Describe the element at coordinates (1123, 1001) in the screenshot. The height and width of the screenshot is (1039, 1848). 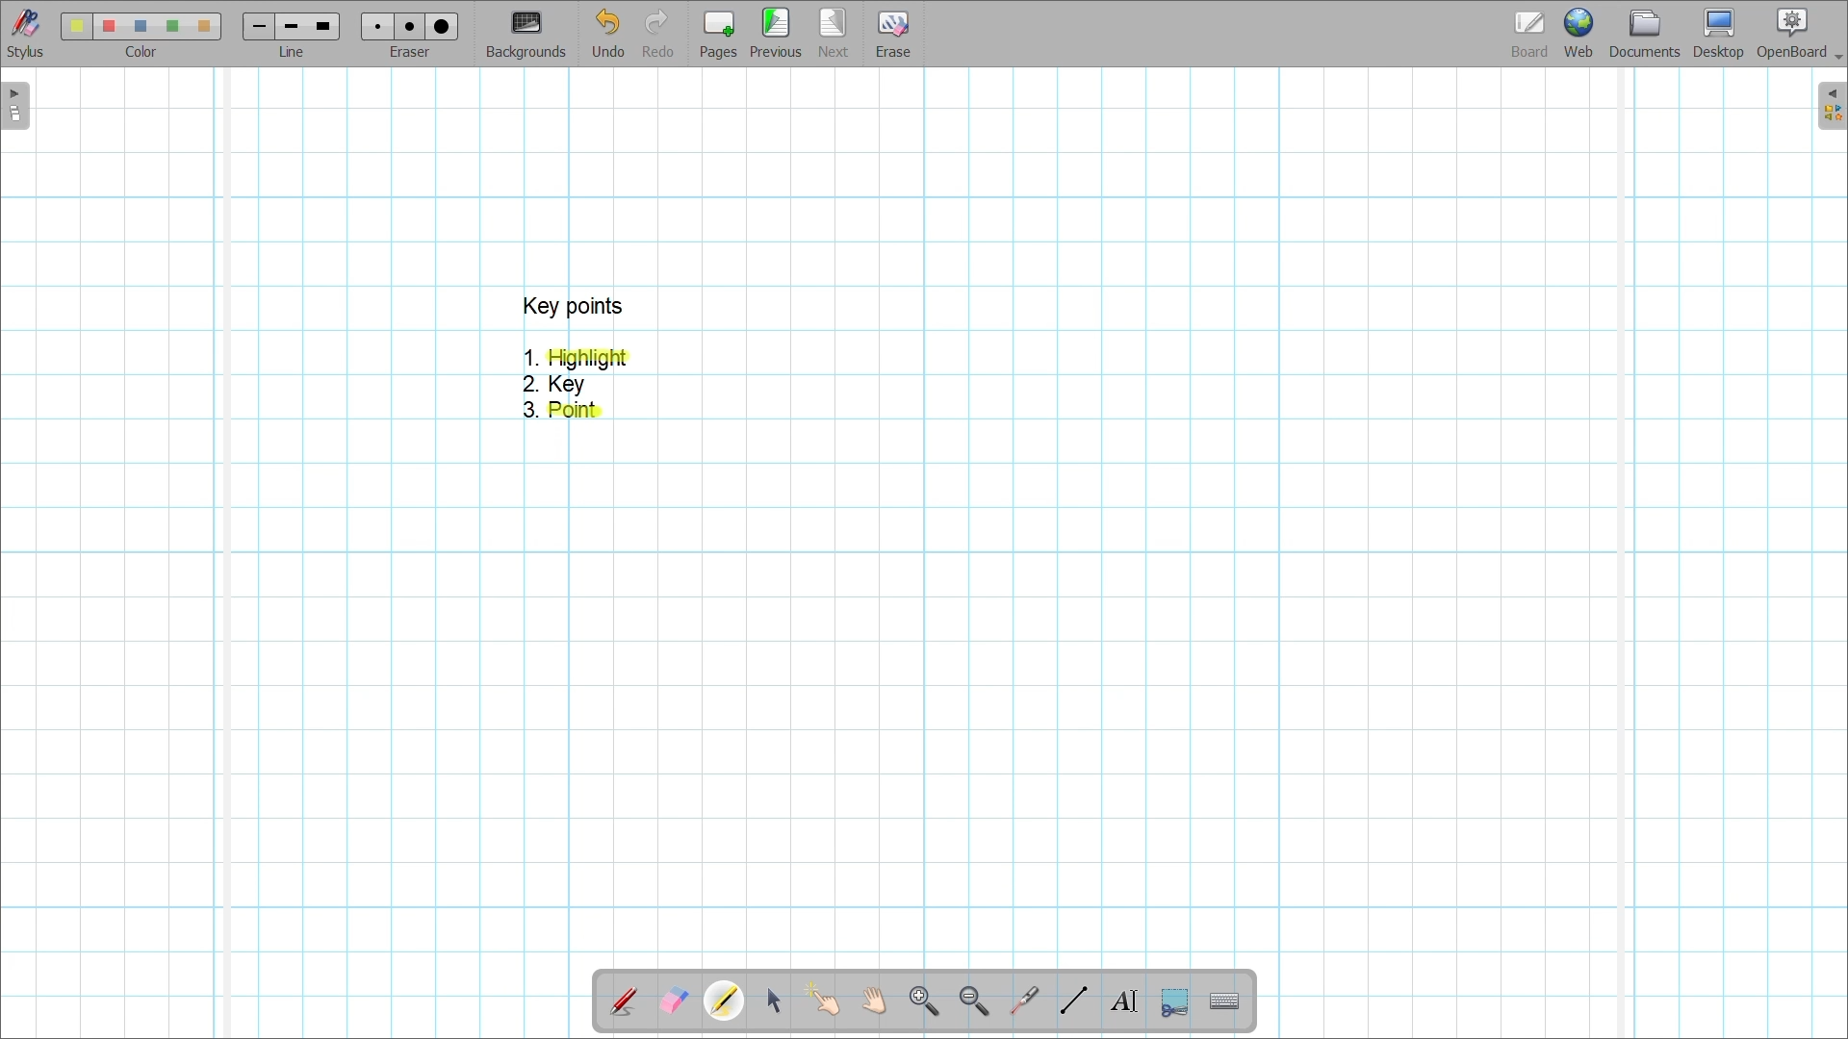
I see `Write text` at that location.